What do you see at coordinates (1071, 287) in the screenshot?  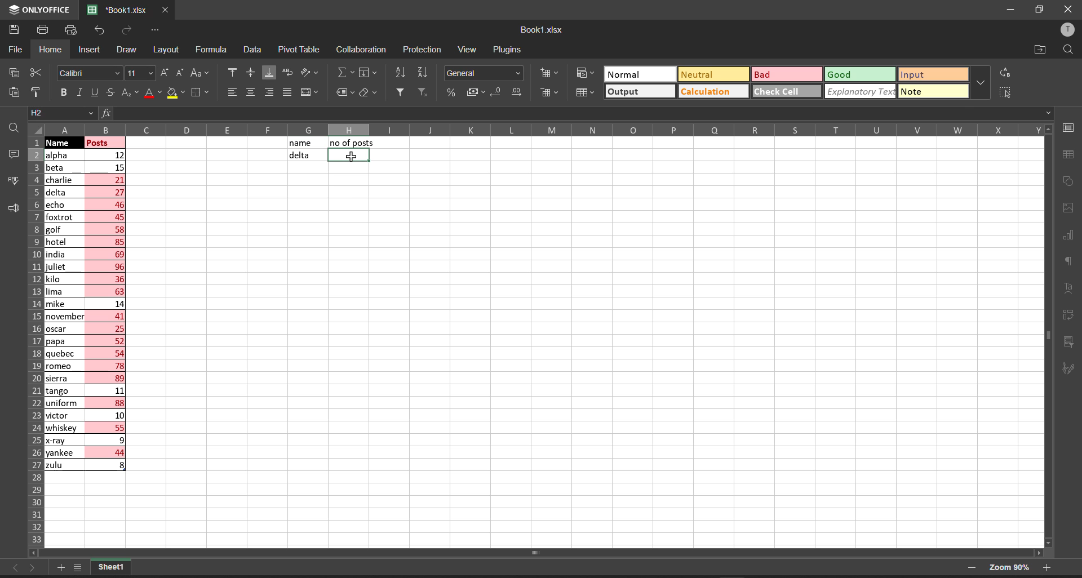 I see `text settings` at bounding box center [1071, 287].